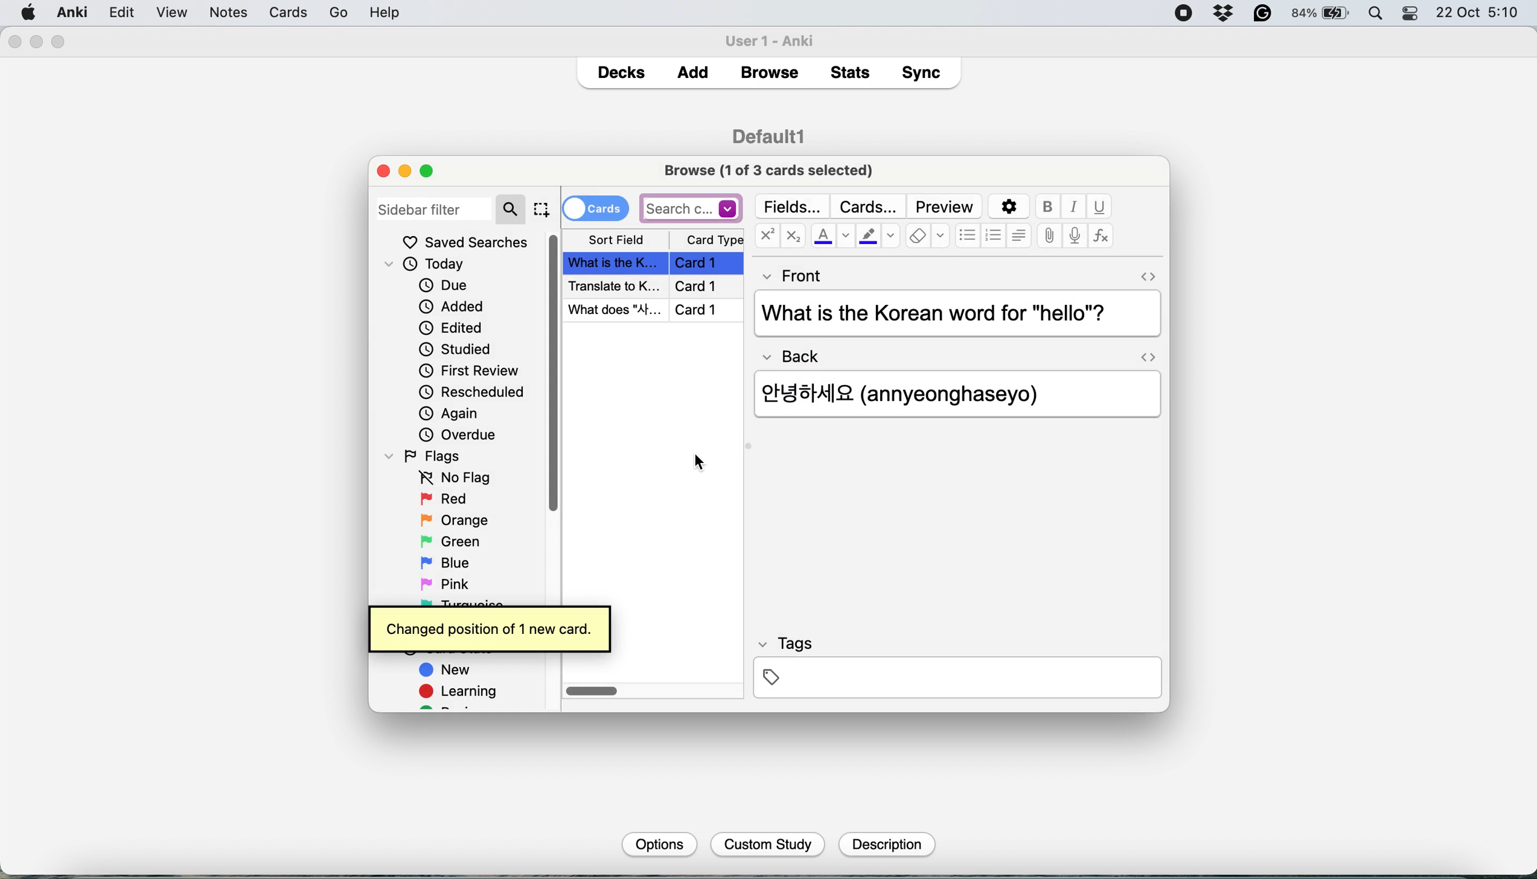 The height and width of the screenshot is (879, 1537). I want to click on 안녕하세요 (annyeonghaseyo), so click(917, 392).